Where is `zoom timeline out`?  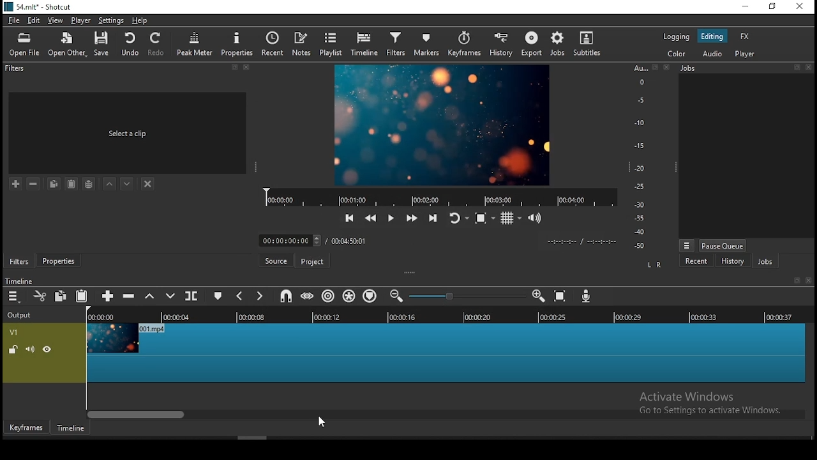
zoom timeline out is located at coordinates (539, 296).